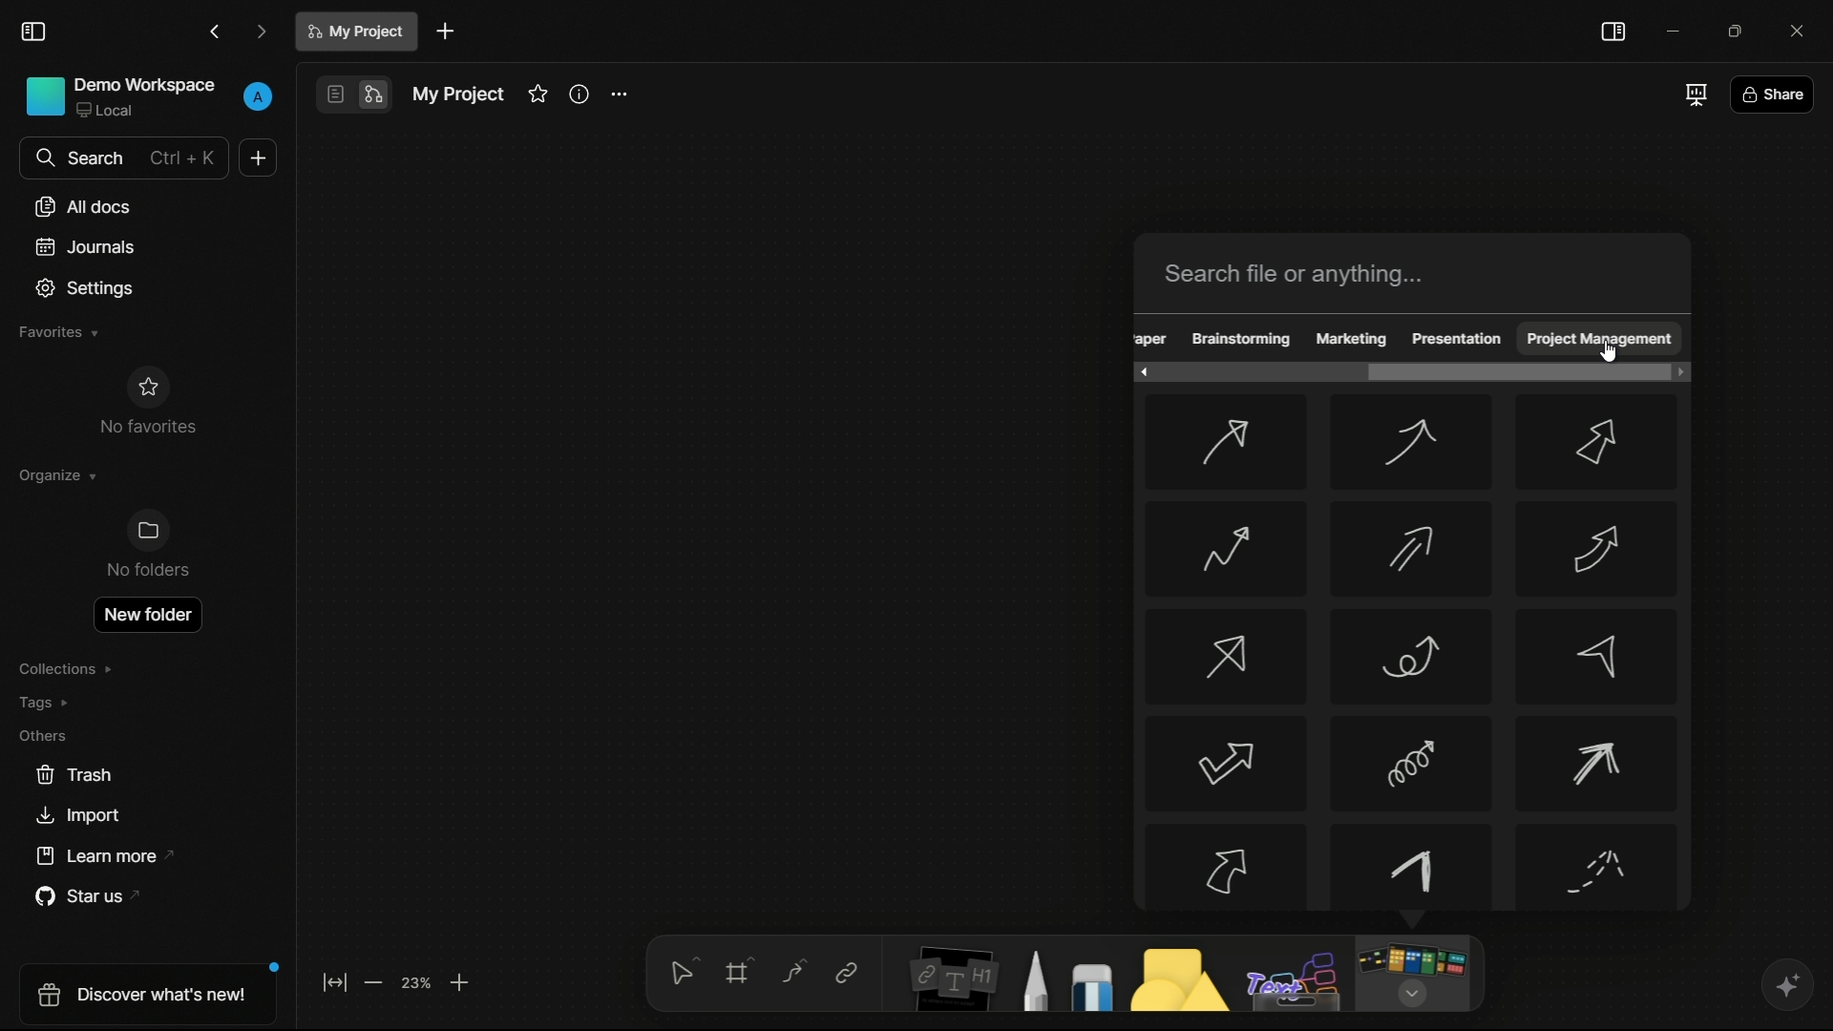 Image resolution: width=1833 pixels, height=1031 pixels. What do you see at coordinates (1599, 547) in the screenshot?
I see `arrow-6` at bounding box center [1599, 547].